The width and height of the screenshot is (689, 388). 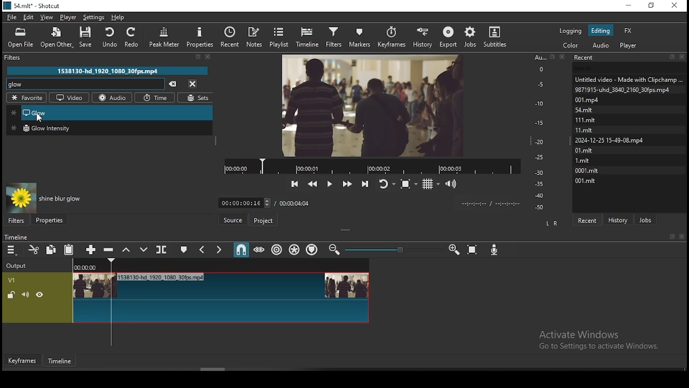 I want to click on record audio, so click(x=495, y=247).